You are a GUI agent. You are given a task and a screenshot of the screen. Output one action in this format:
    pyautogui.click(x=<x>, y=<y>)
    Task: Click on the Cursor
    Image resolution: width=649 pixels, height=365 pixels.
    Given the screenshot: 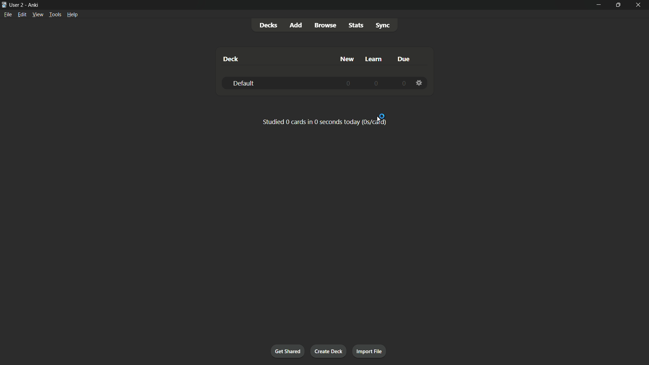 What is the action you would take?
    pyautogui.click(x=379, y=119)
    